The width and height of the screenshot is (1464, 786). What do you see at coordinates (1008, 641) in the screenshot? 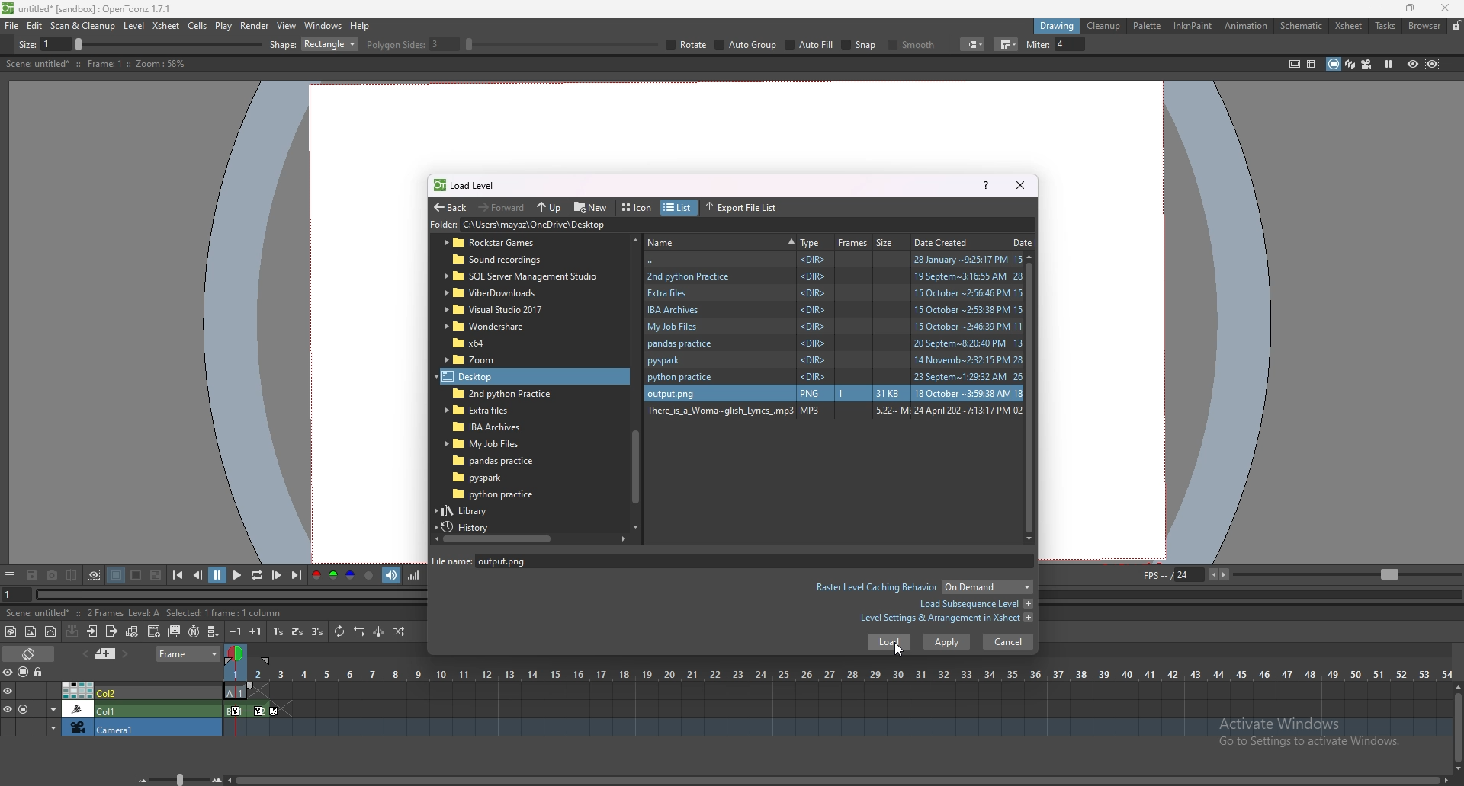
I see `cancel` at bounding box center [1008, 641].